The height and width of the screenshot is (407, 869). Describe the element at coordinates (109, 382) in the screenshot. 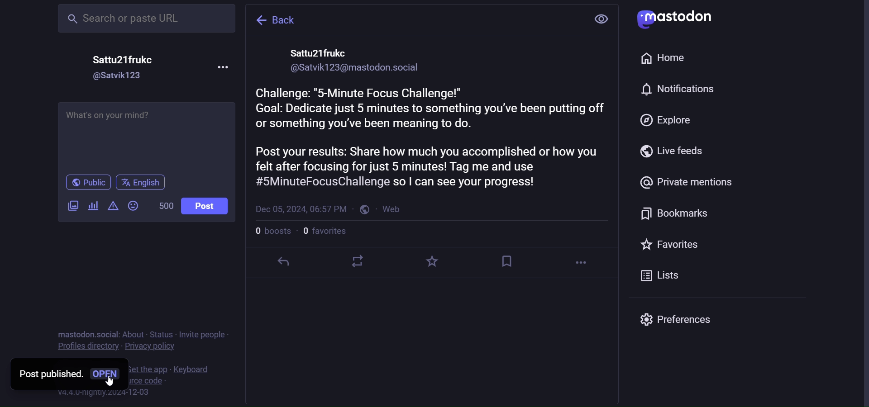

I see `cursor` at that location.